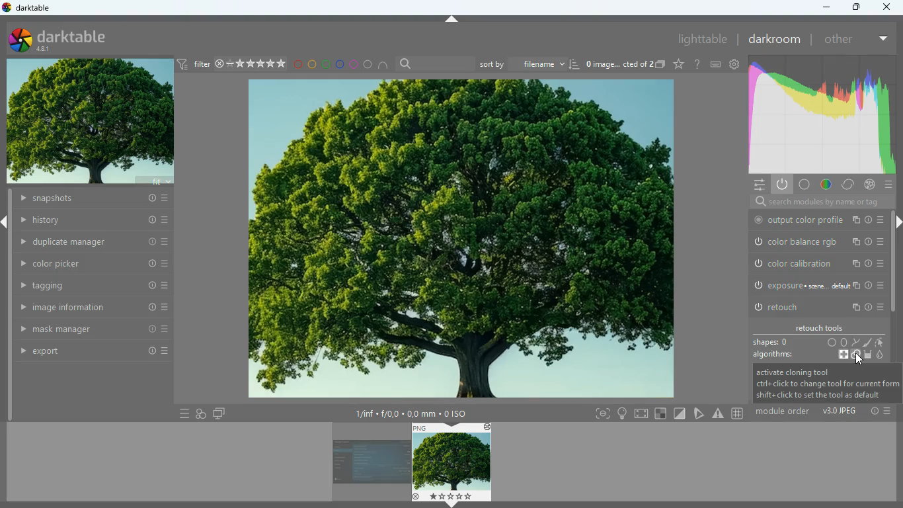 Image resolution: width=903 pixels, height=508 pixels. Describe the element at coordinates (815, 221) in the screenshot. I see `output color` at that location.